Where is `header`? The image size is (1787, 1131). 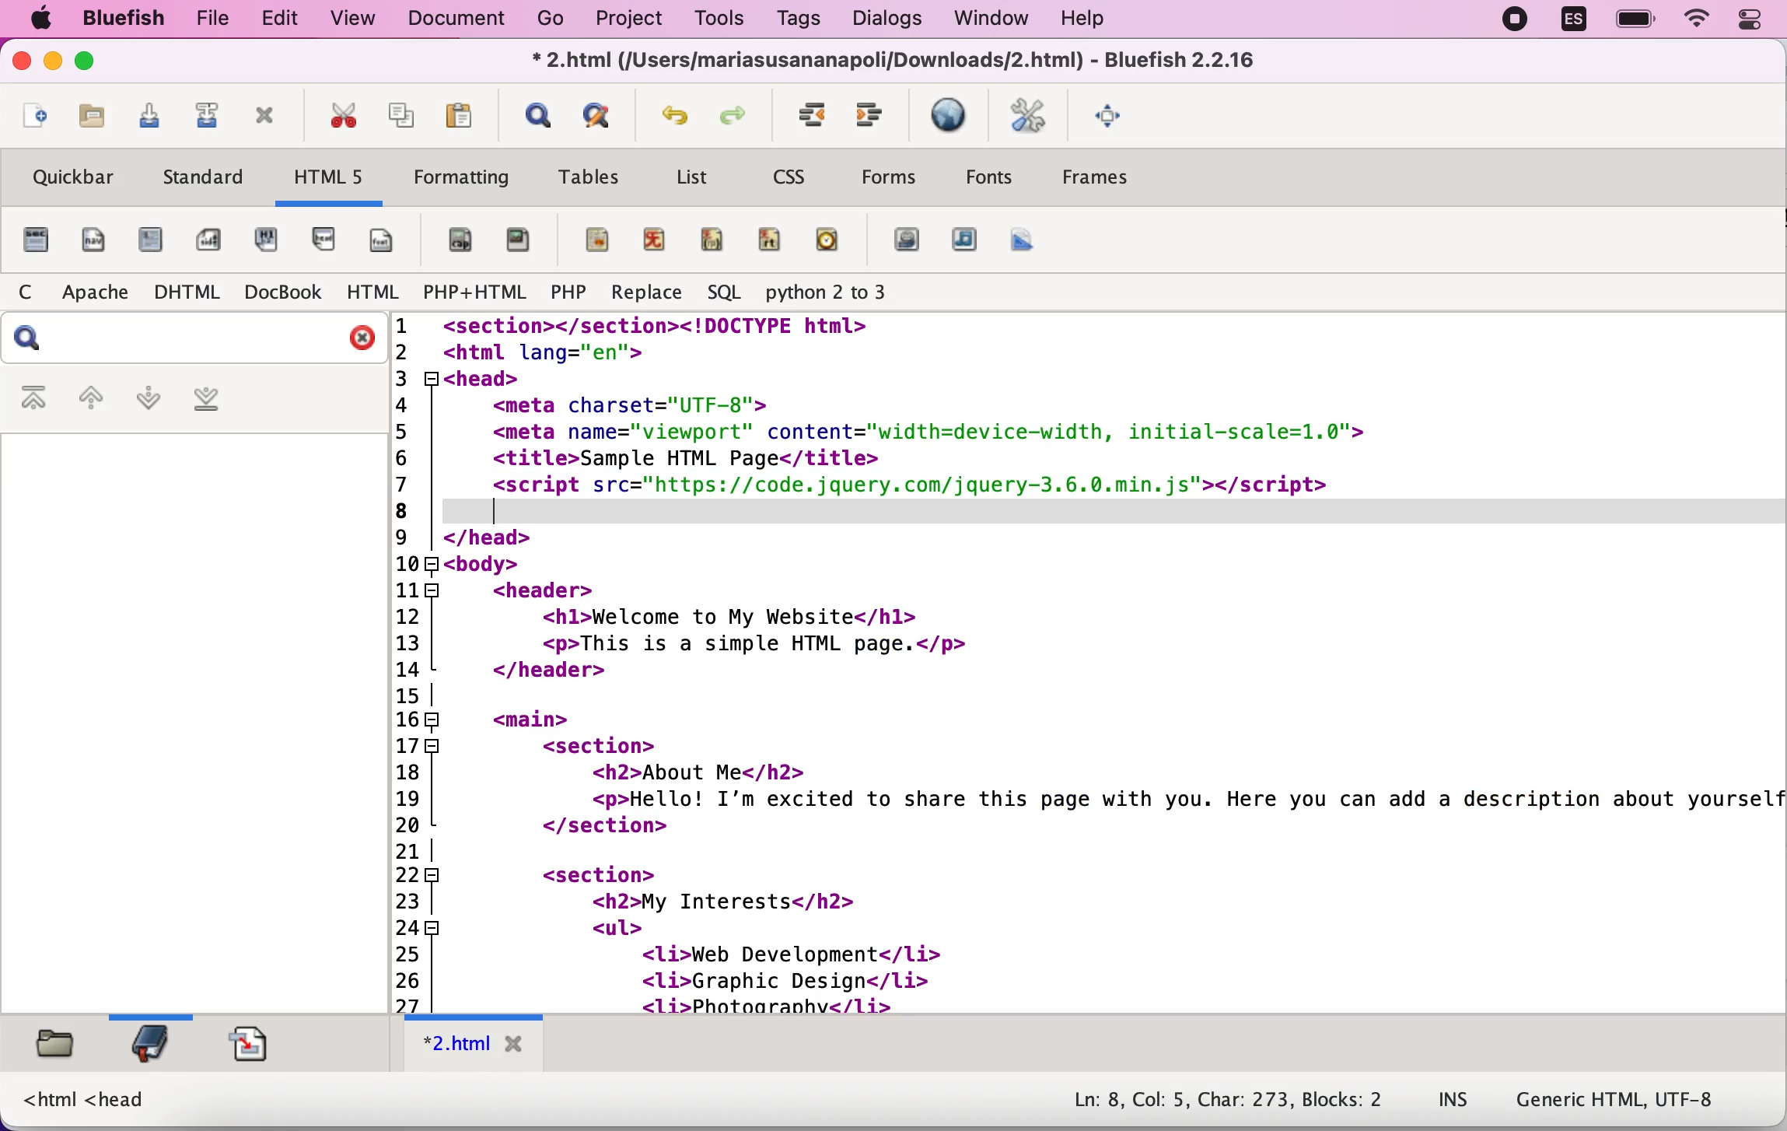
header is located at coordinates (330, 240).